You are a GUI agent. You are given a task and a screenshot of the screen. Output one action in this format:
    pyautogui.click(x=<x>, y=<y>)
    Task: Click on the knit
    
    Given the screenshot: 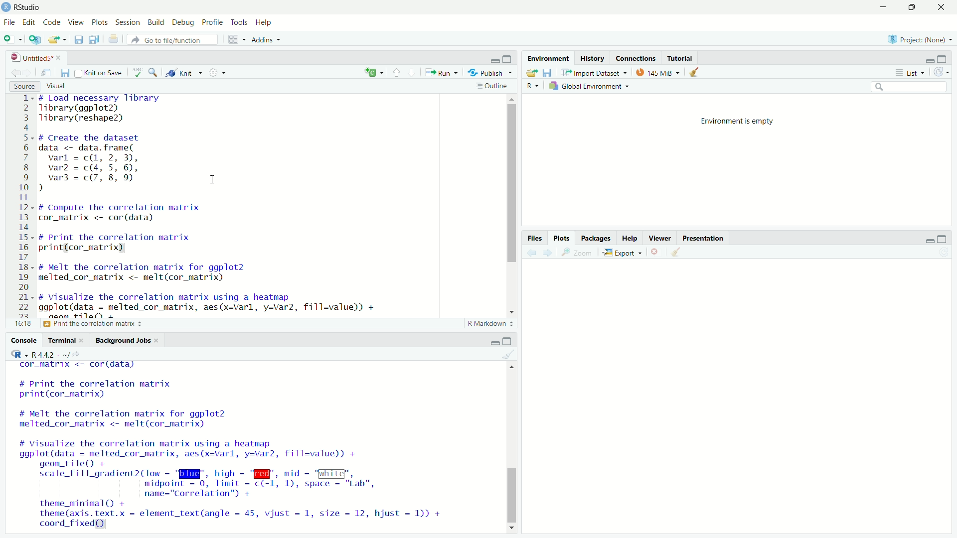 What is the action you would take?
    pyautogui.click(x=180, y=73)
    